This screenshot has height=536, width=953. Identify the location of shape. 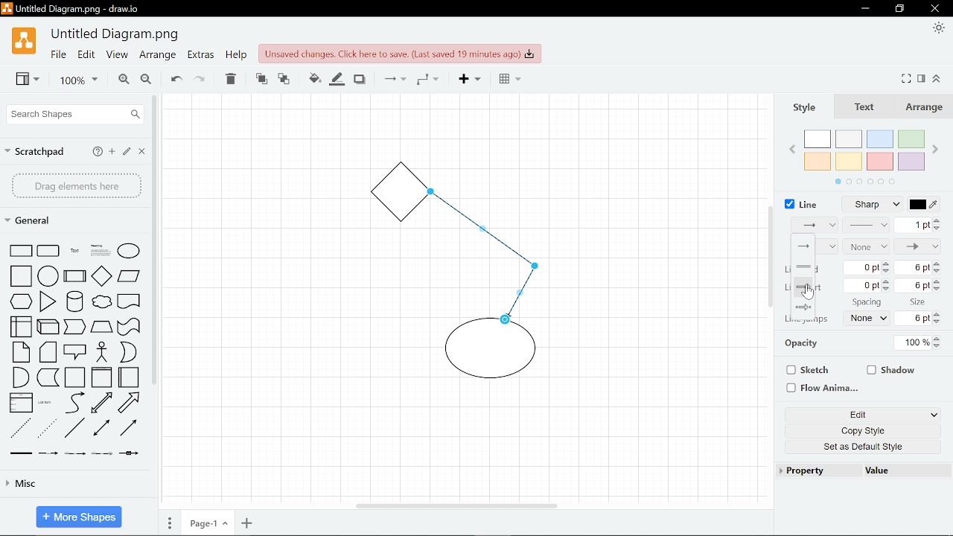
(47, 403).